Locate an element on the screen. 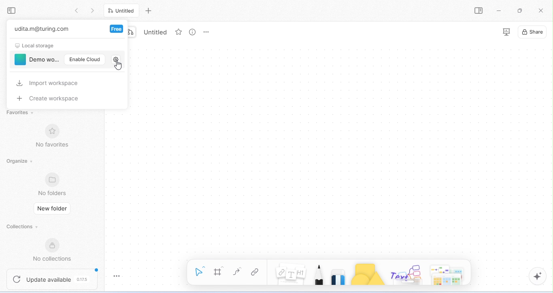  pencil is located at coordinates (320, 274).